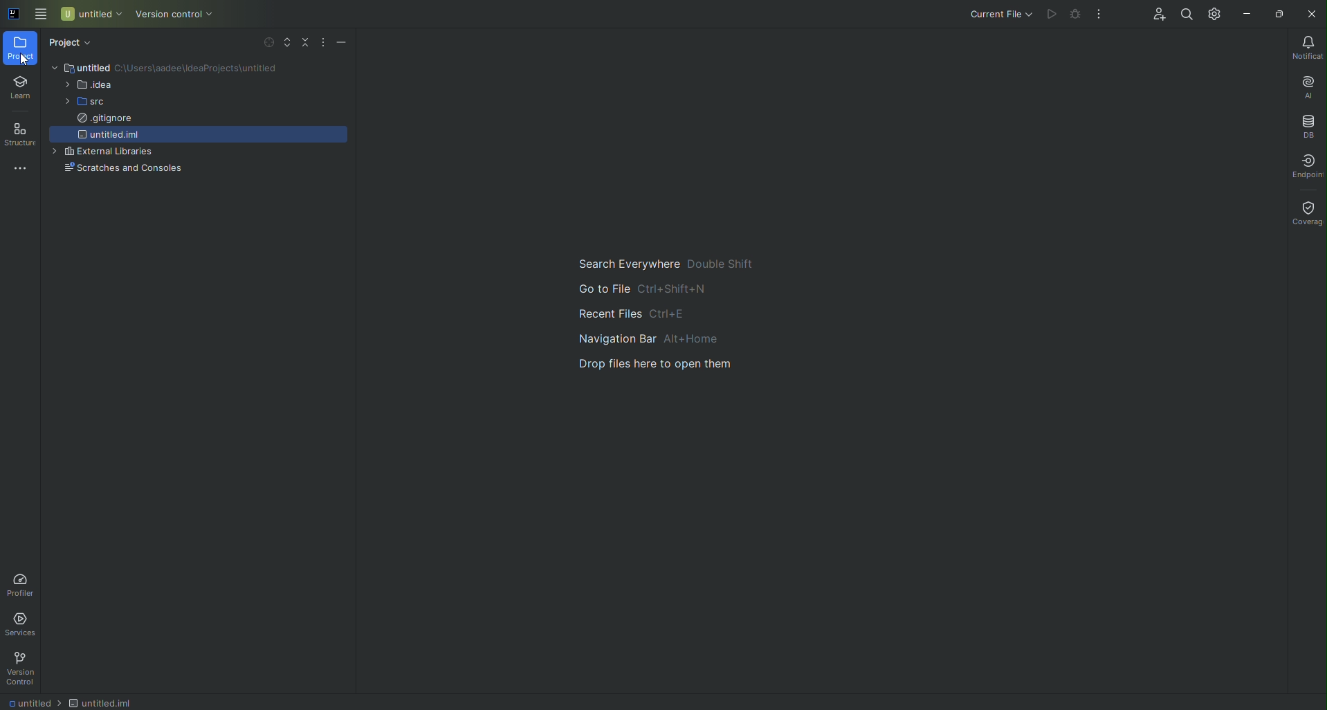  I want to click on Untitled, so click(90, 17).